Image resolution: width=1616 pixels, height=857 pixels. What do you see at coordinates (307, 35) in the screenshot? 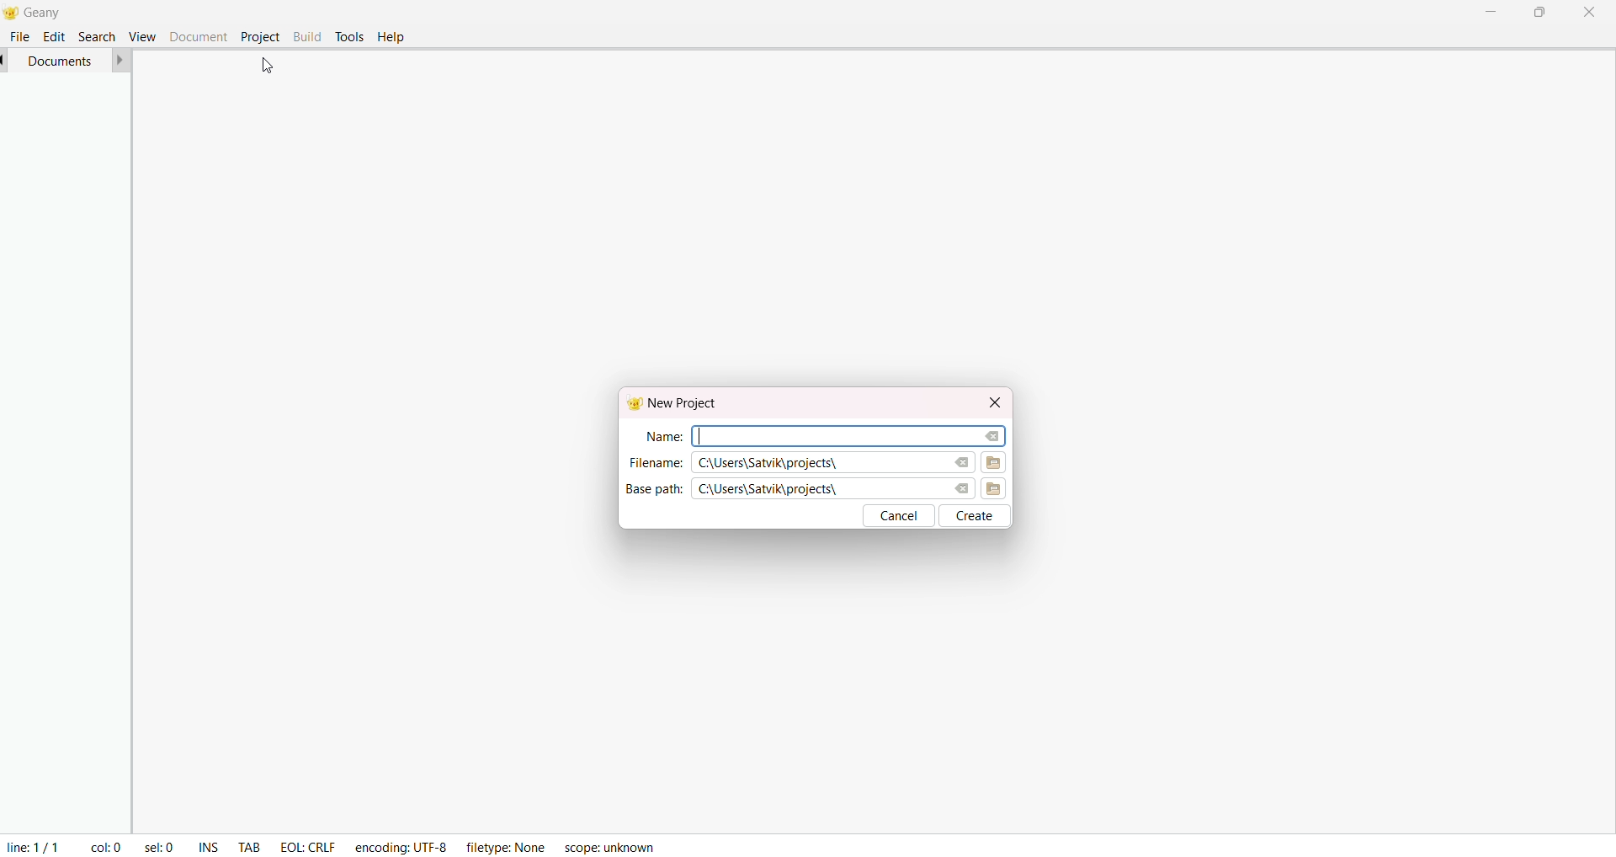
I see `build` at bounding box center [307, 35].